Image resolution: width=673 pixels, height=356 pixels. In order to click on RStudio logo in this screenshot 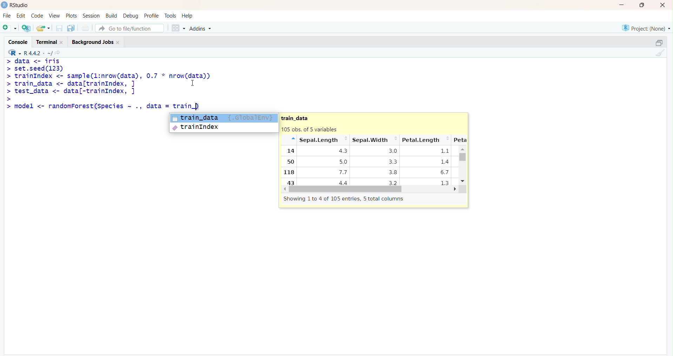, I will do `click(13, 52)`.